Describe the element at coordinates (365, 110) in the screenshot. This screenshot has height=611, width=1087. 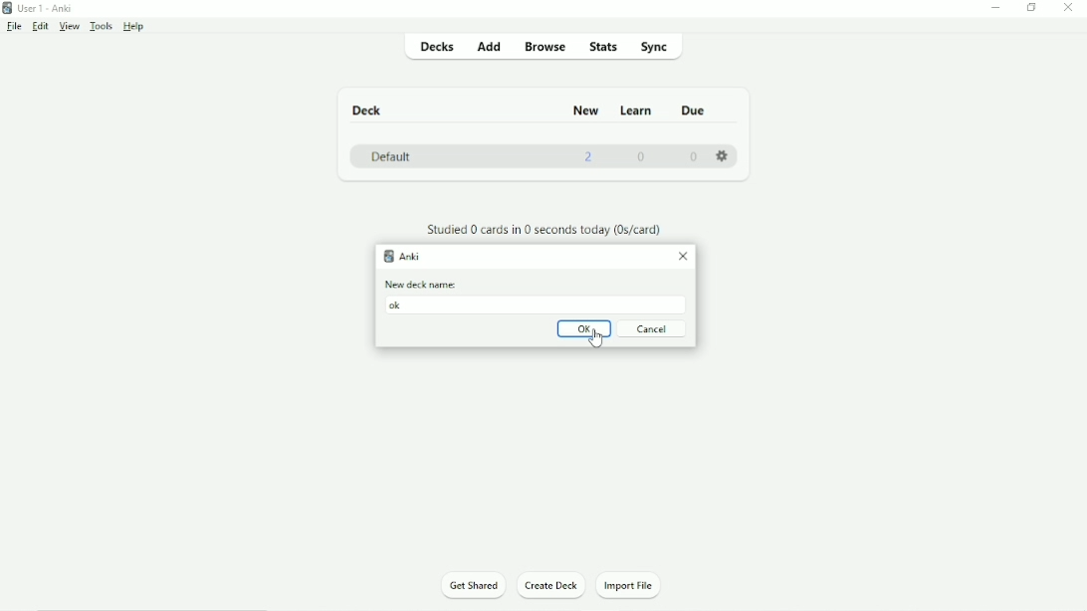
I see `Deck` at that location.